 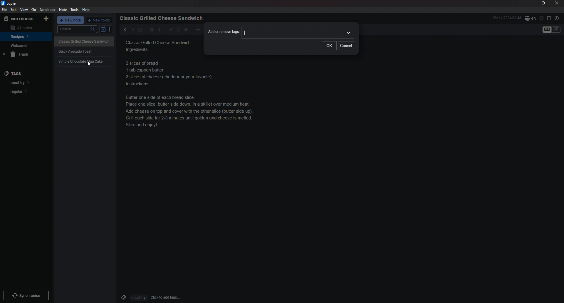 I want to click on view, so click(x=24, y=10).